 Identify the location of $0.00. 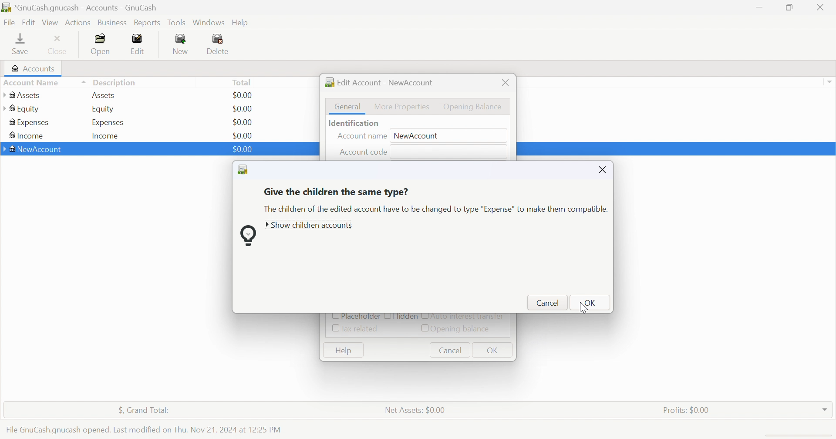
(242, 122).